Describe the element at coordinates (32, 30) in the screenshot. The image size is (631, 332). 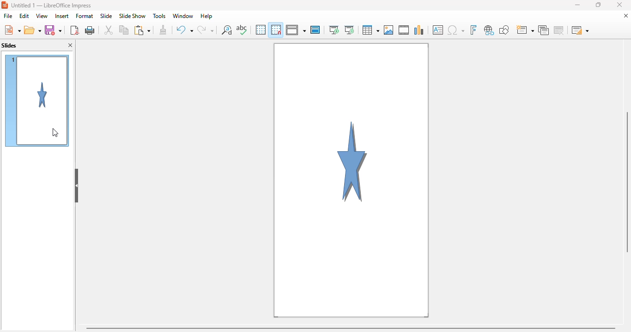
I see `open` at that location.